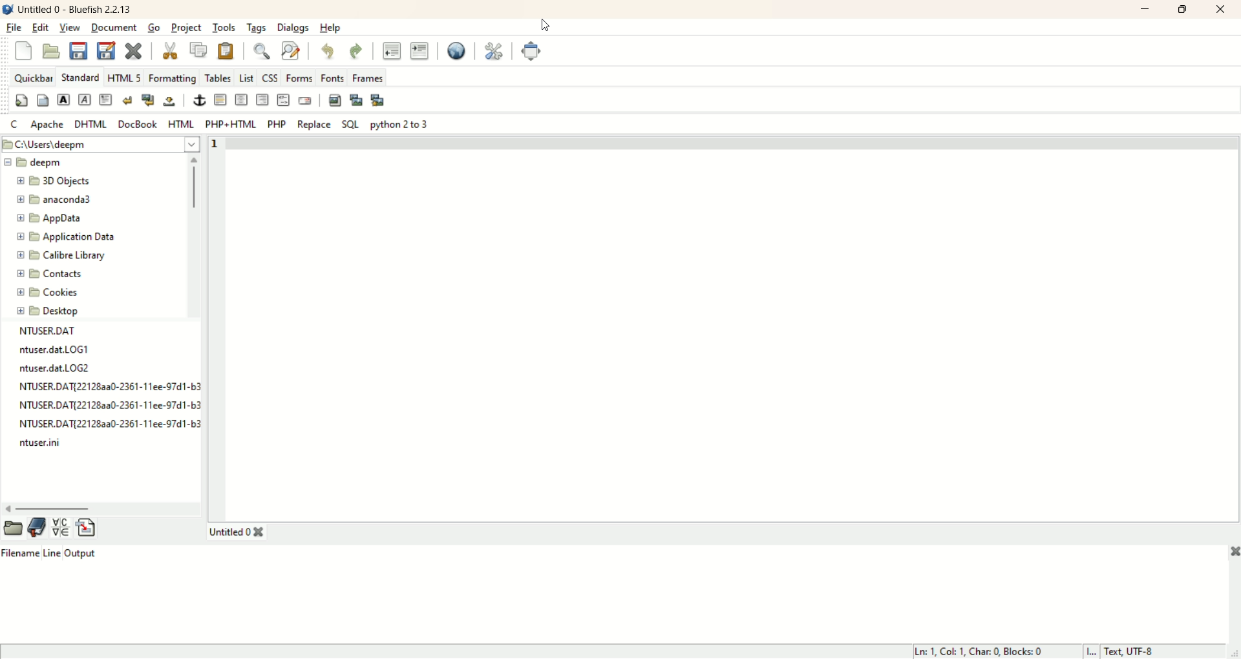 The height and width of the screenshot is (659, 1241). What do you see at coordinates (247, 77) in the screenshot?
I see `list` at bounding box center [247, 77].